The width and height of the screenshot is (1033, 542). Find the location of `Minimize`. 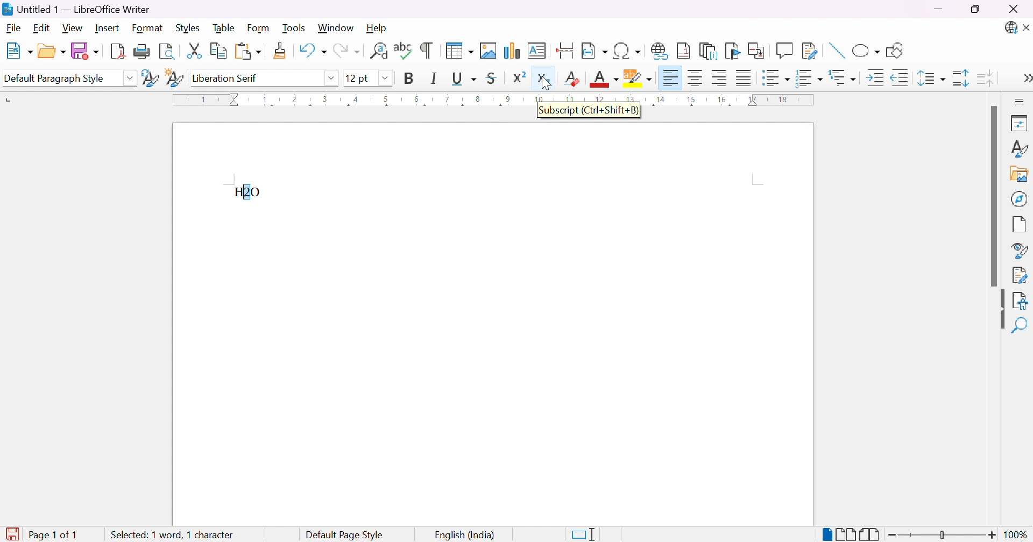

Minimize is located at coordinates (940, 9).